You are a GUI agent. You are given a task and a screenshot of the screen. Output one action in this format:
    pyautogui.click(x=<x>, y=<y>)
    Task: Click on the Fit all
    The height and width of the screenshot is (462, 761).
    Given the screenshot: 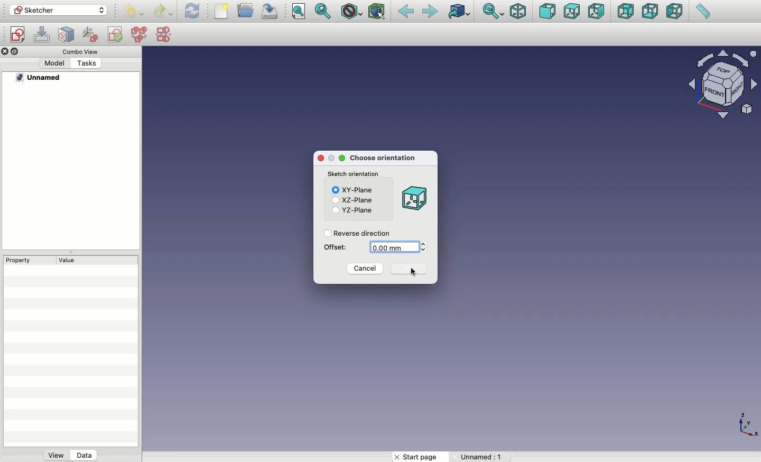 What is the action you would take?
    pyautogui.click(x=300, y=12)
    